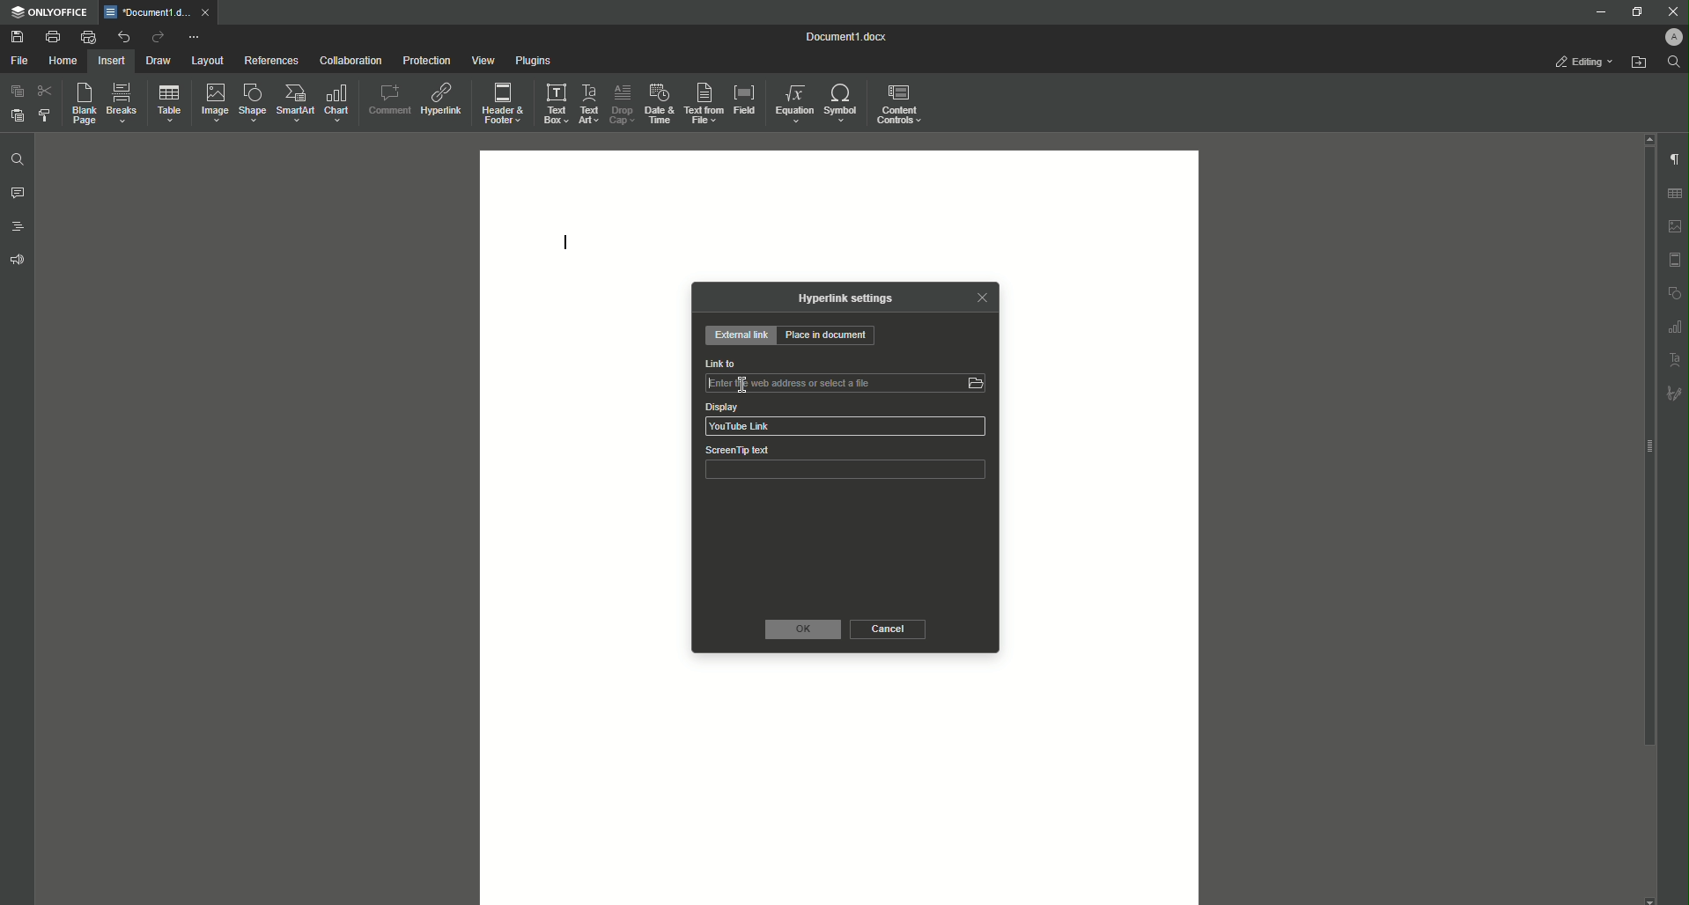  What do you see at coordinates (1676, 292) in the screenshot?
I see `shape settings` at bounding box center [1676, 292].